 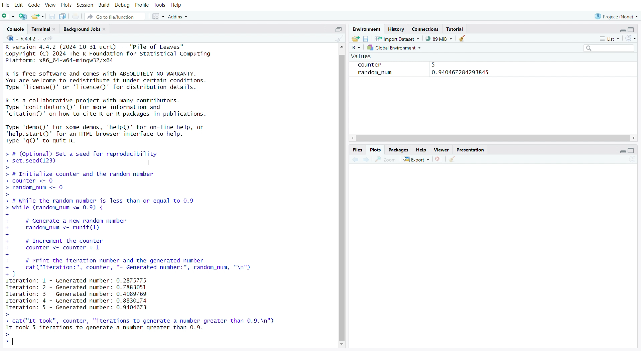 I want to click on Search bar, so click(x=609, y=47).